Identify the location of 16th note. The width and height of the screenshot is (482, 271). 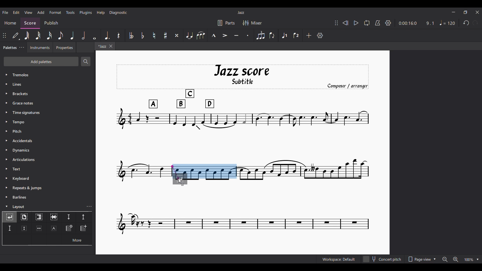
(49, 35).